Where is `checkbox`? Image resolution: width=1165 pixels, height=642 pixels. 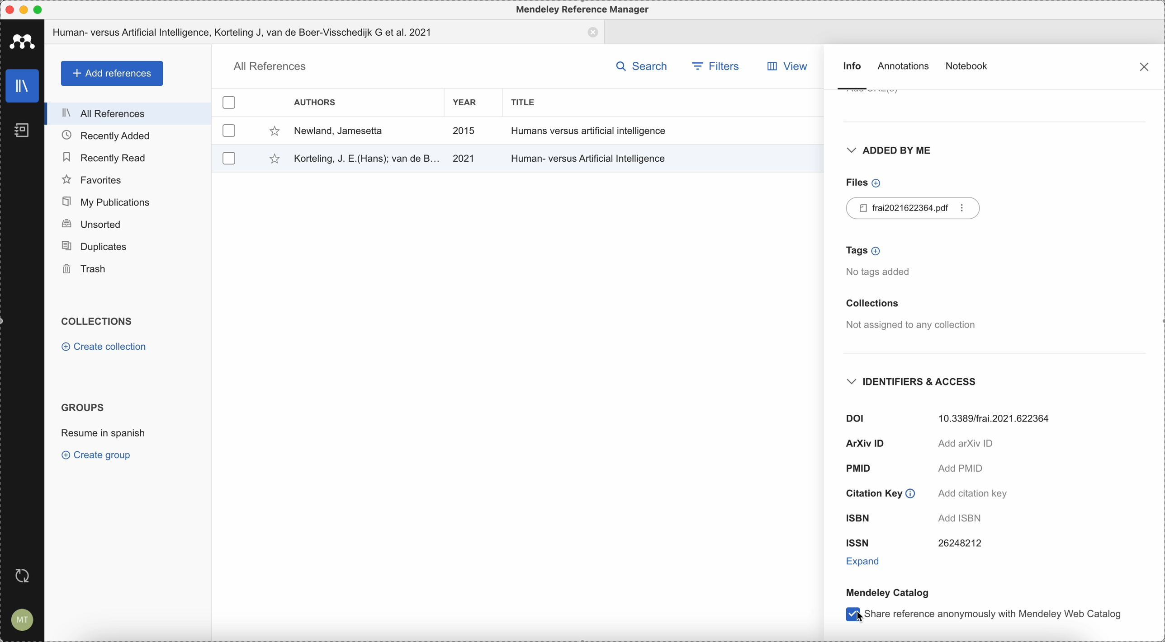 checkbox is located at coordinates (230, 100).